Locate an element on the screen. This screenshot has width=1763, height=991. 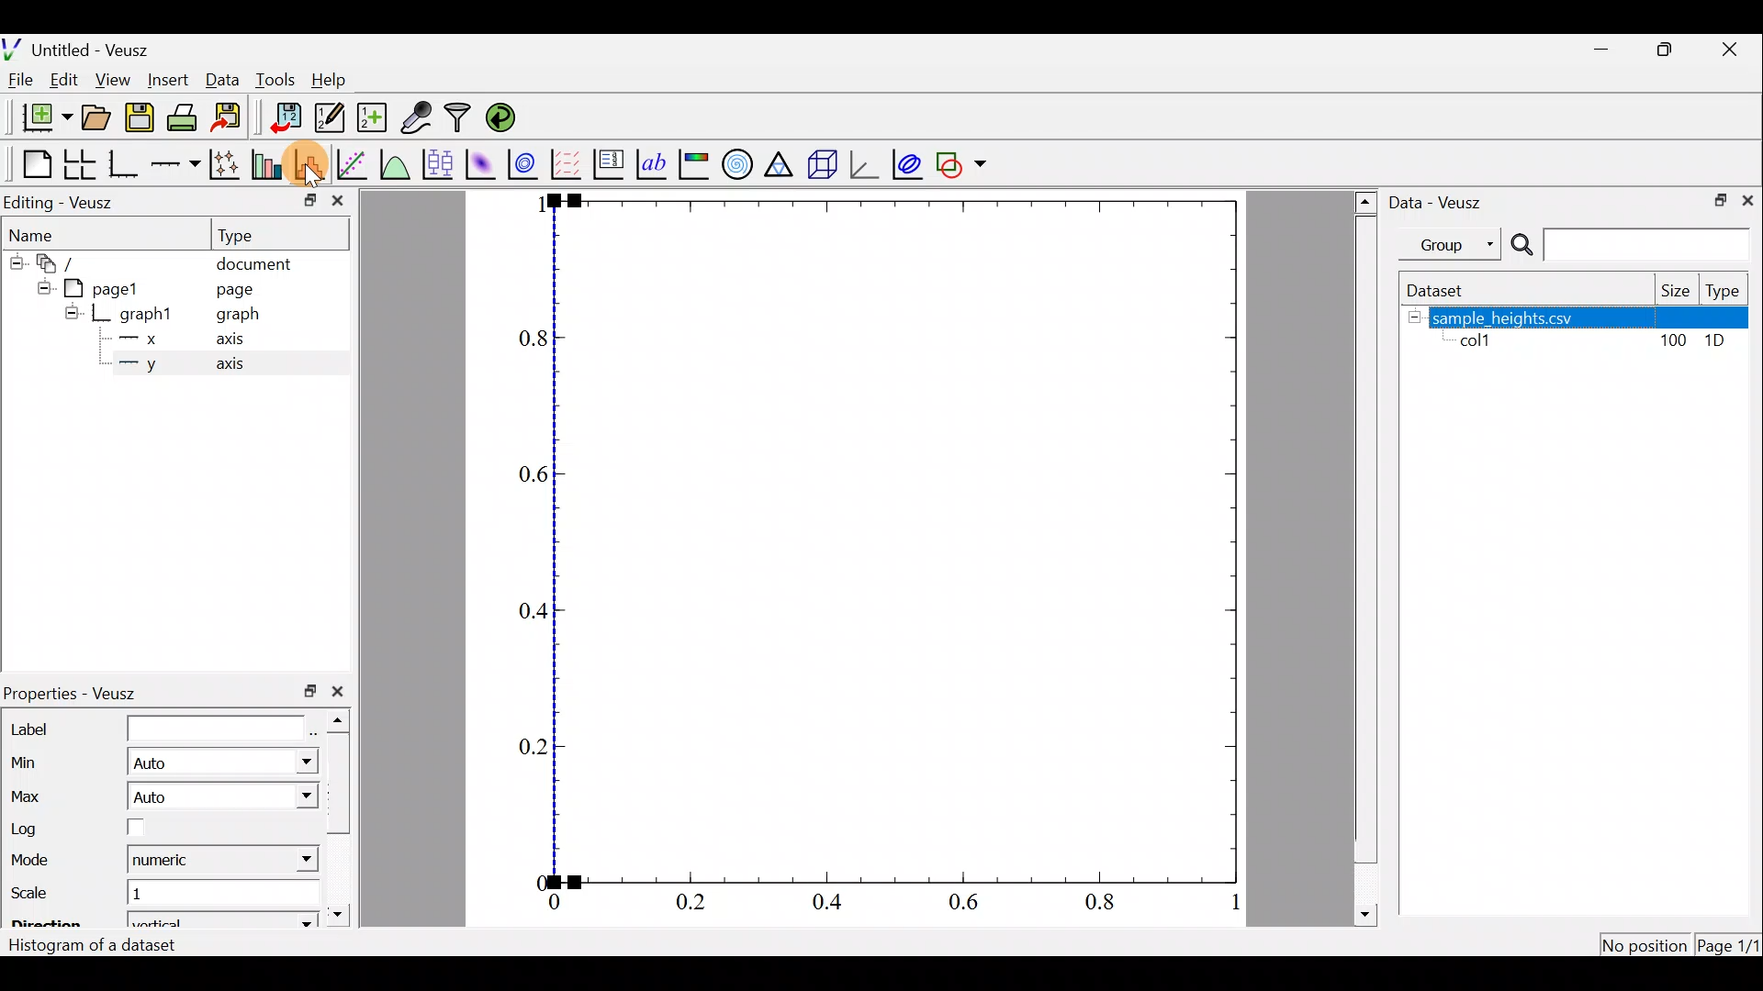
Log is located at coordinates (131, 828).